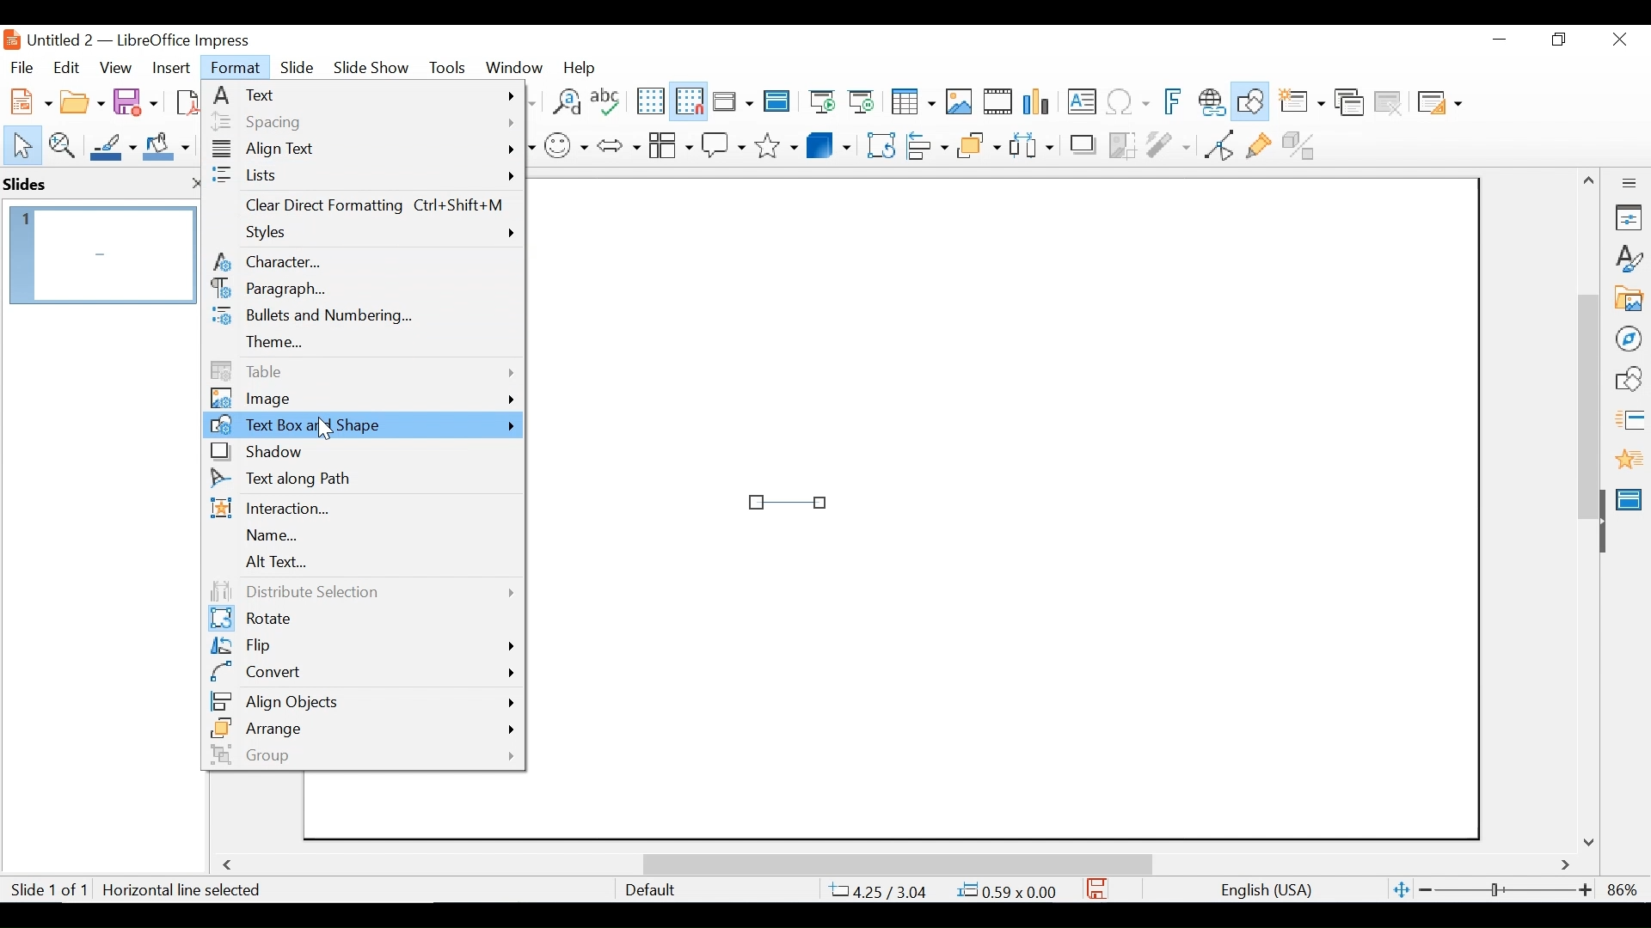 This screenshot has height=928, width=1651. I want to click on Callout, so click(723, 143).